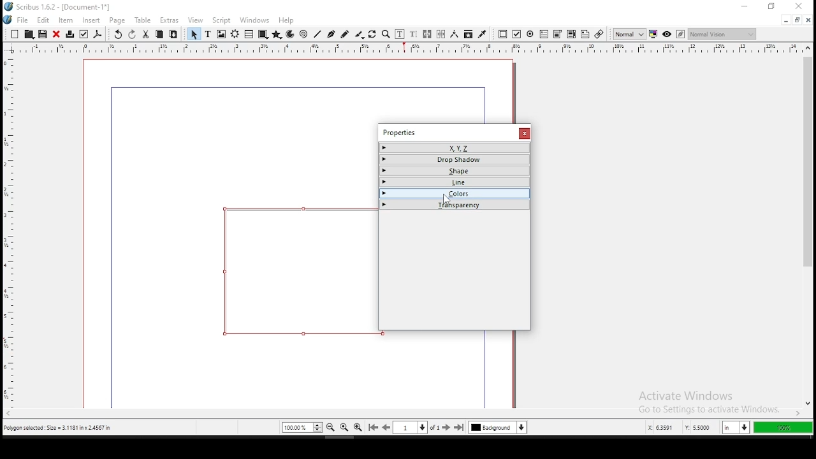 The width and height of the screenshot is (816, 459). Describe the element at coordinates (516, 34) in the screenshot. I see `pdf checkbox` at that location.